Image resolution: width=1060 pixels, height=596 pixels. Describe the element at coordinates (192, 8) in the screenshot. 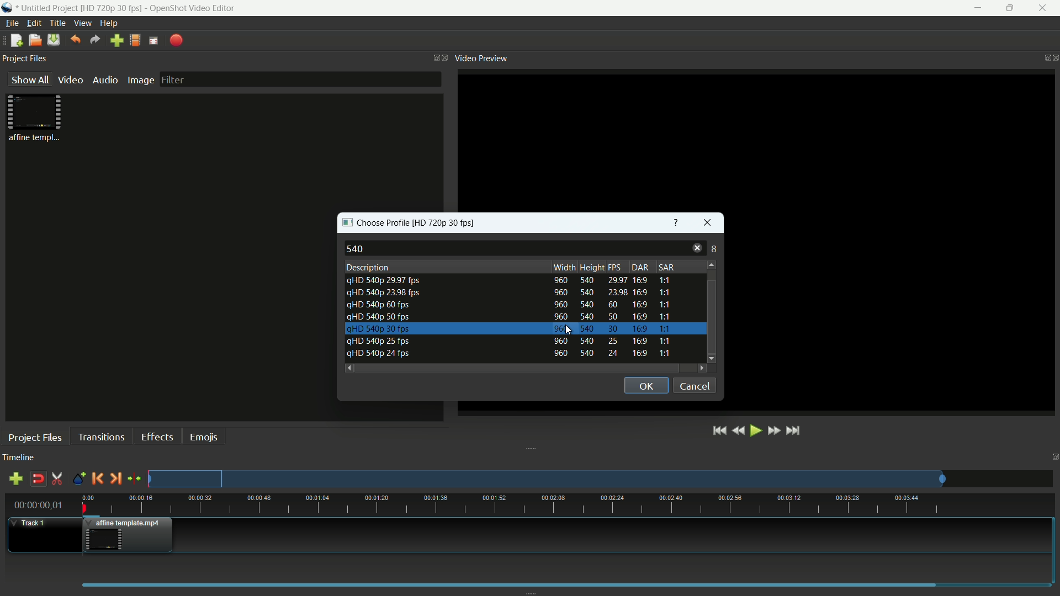

I see `app name` at that location.